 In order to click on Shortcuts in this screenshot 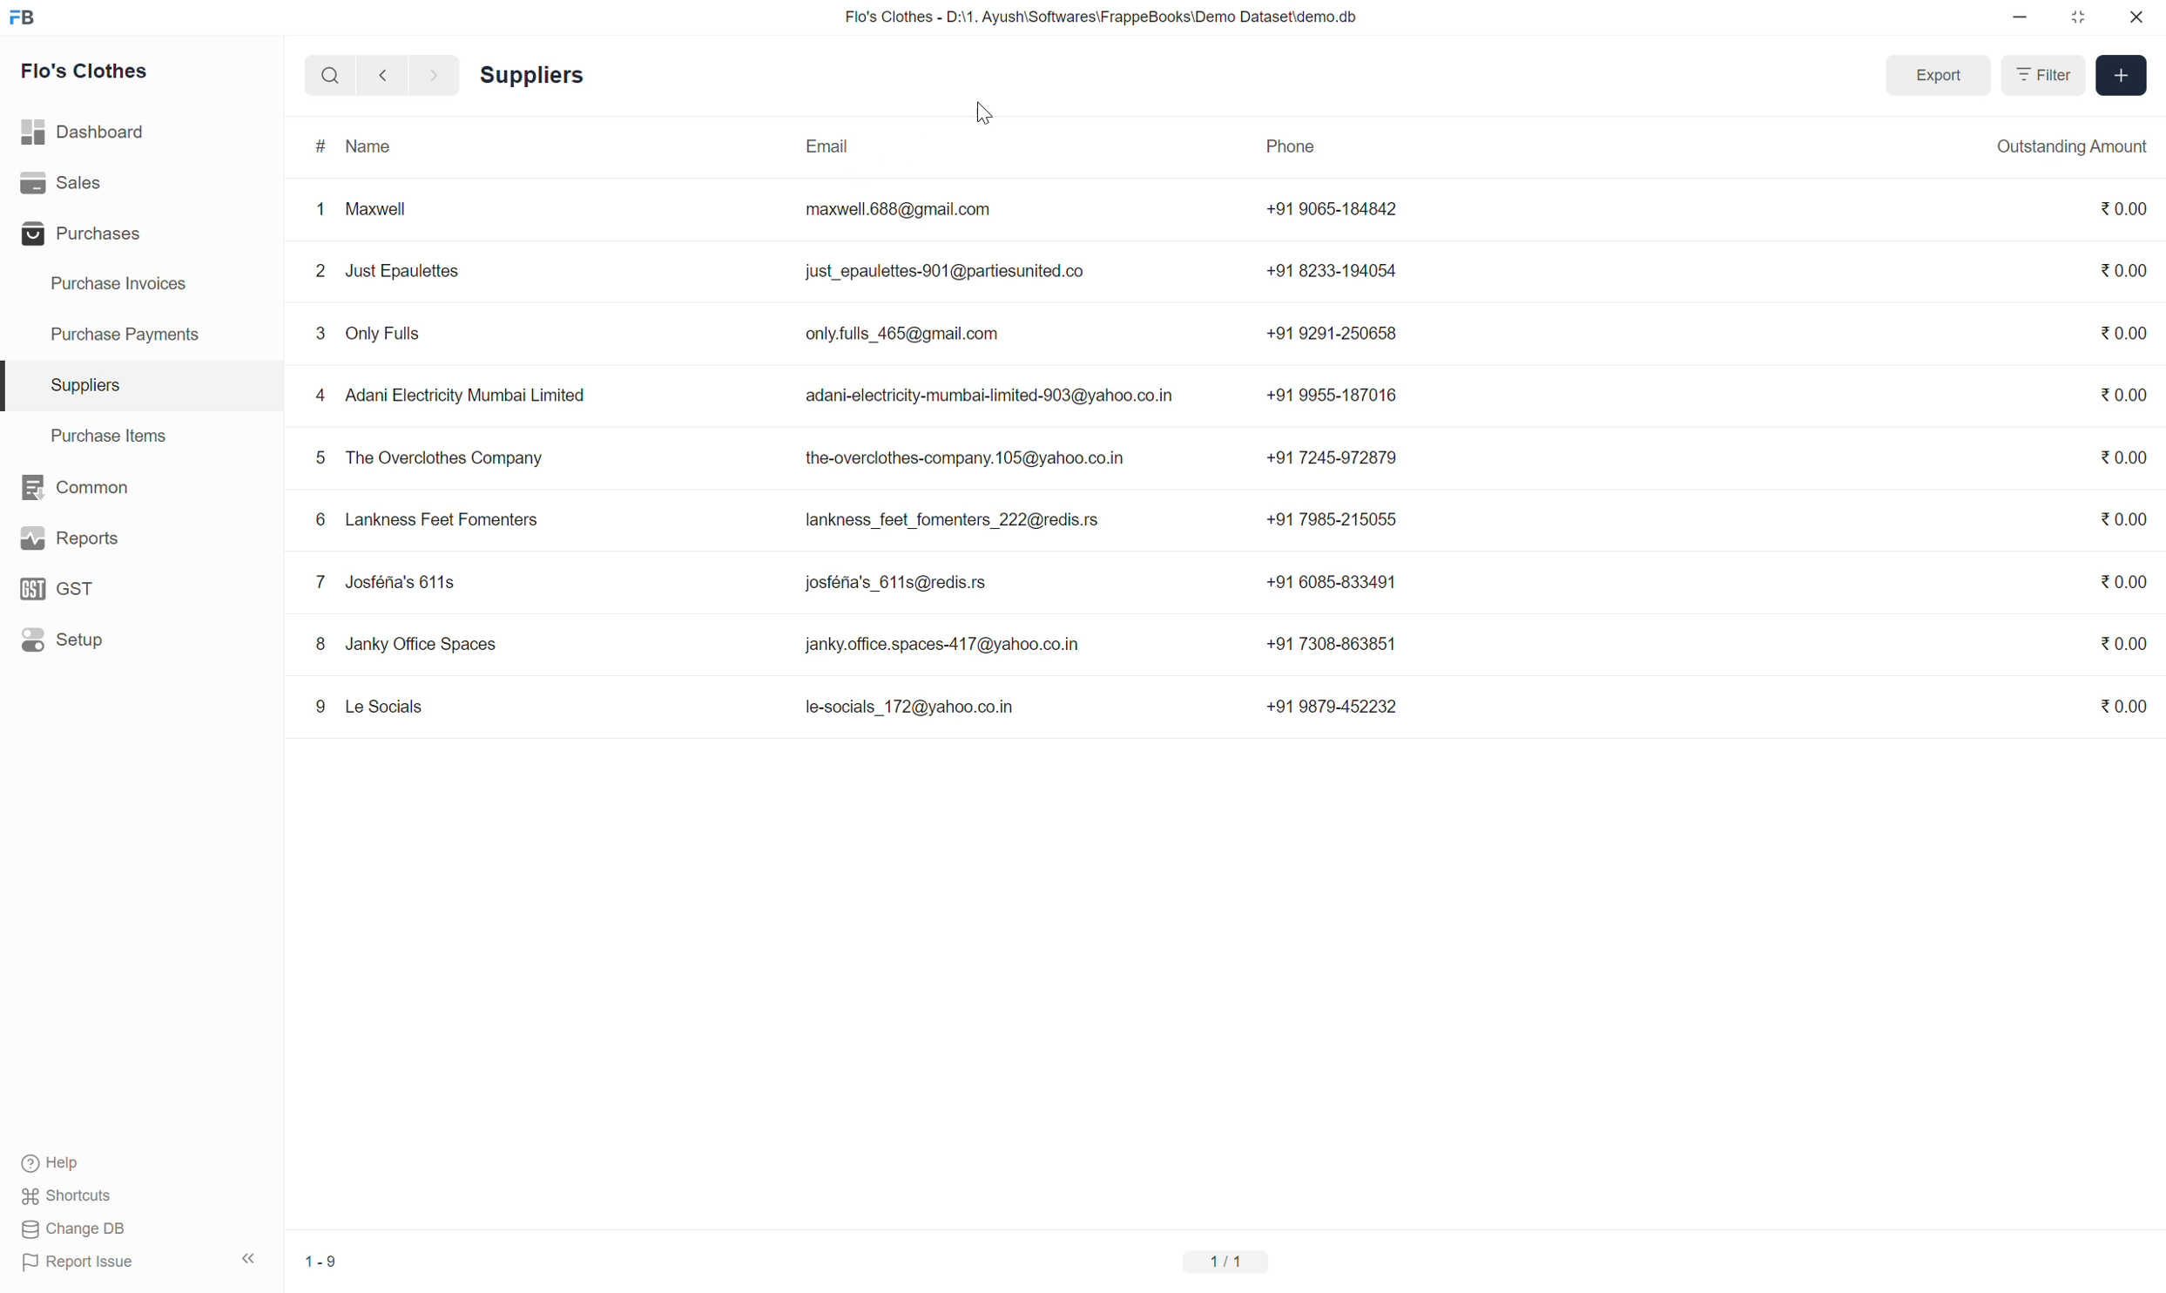, I will do `click(75, 1195)`.